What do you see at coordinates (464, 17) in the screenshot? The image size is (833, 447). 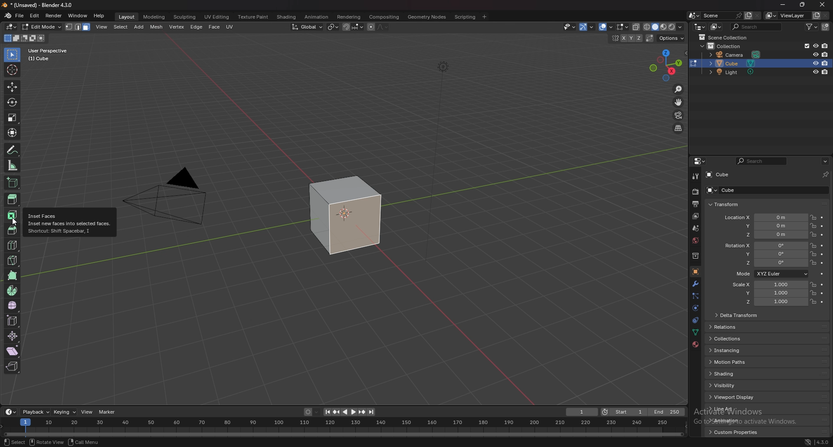 I see `scripting` at bounding box center [464, 17].